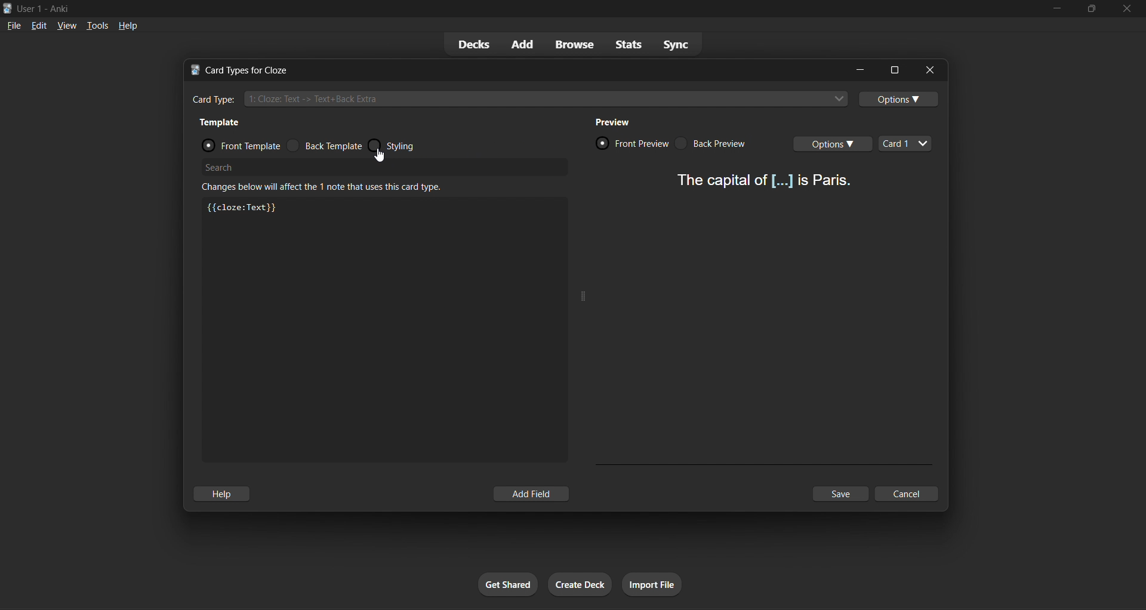  Describe the element at coordinates (510, 584) in the screenshot. I see `get shared` at that location.